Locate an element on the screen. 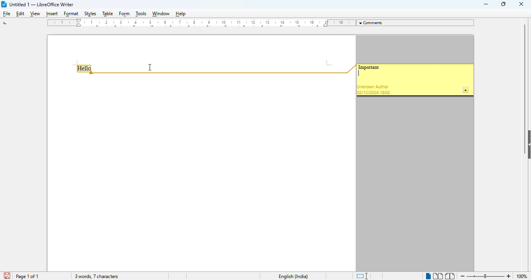 The image size is (531, 280). file is located at coordinates (7, 14).